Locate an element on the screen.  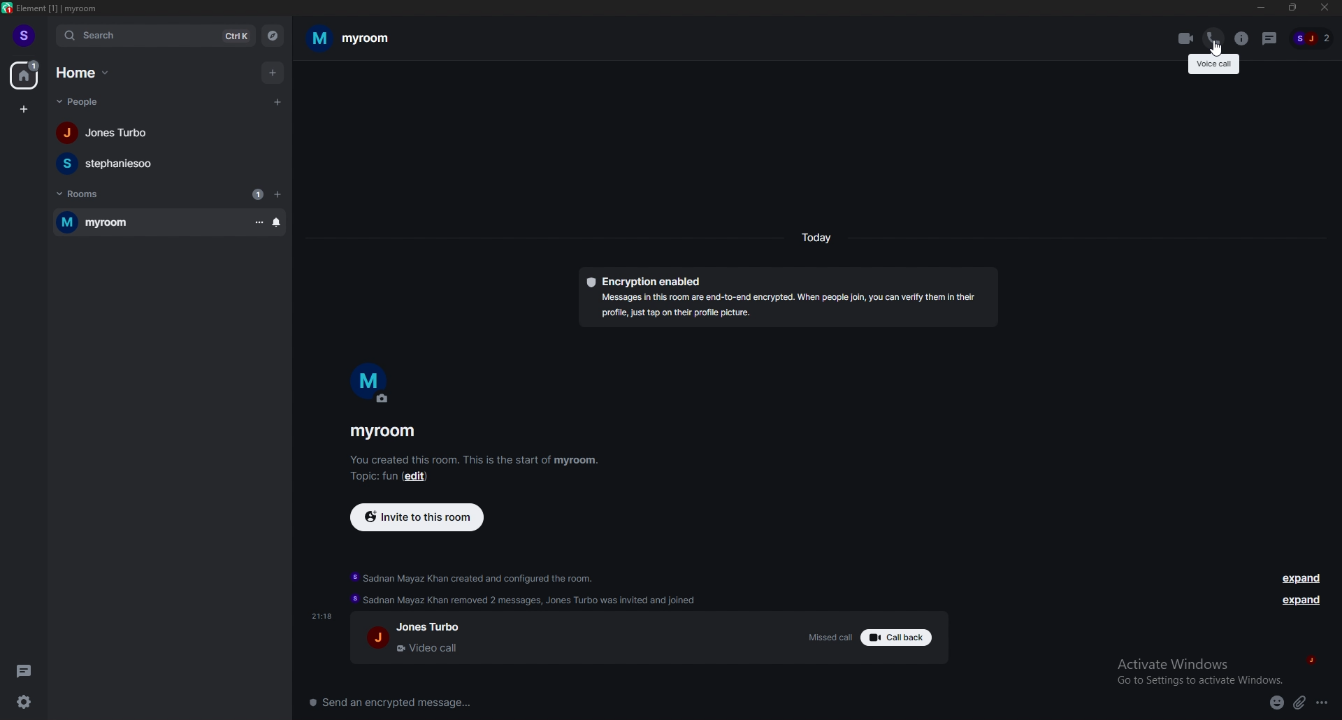
search is located at coordinates (111, 36).